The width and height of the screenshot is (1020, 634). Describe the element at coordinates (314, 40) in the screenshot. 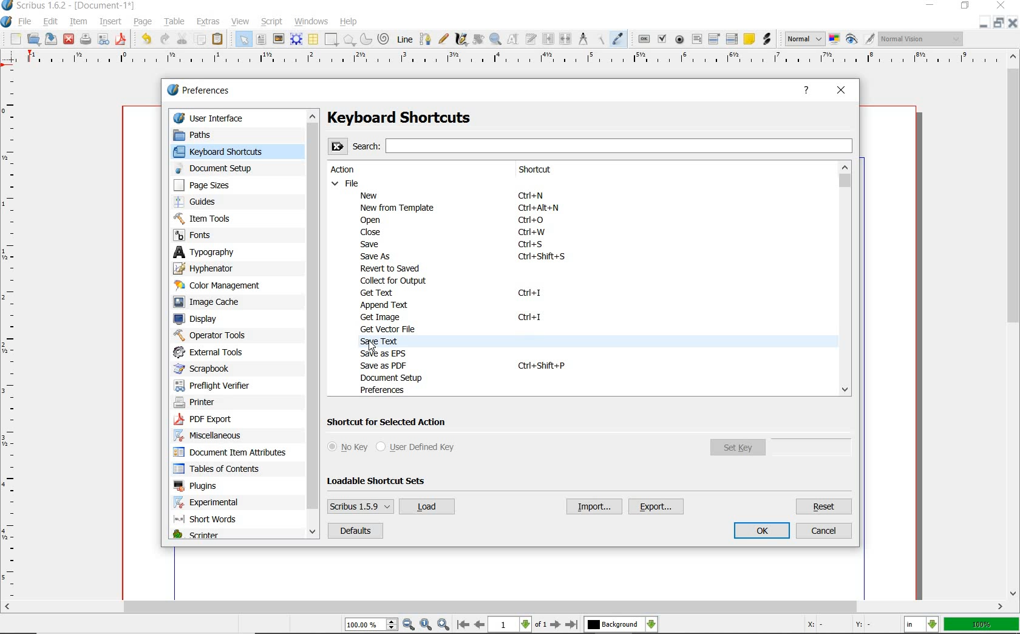

I see `table` at that location.